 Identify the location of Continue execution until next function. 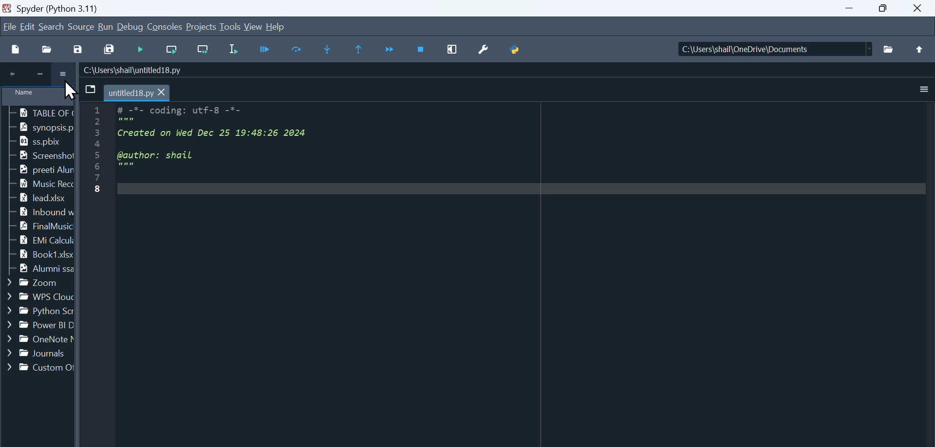
(391, 50).